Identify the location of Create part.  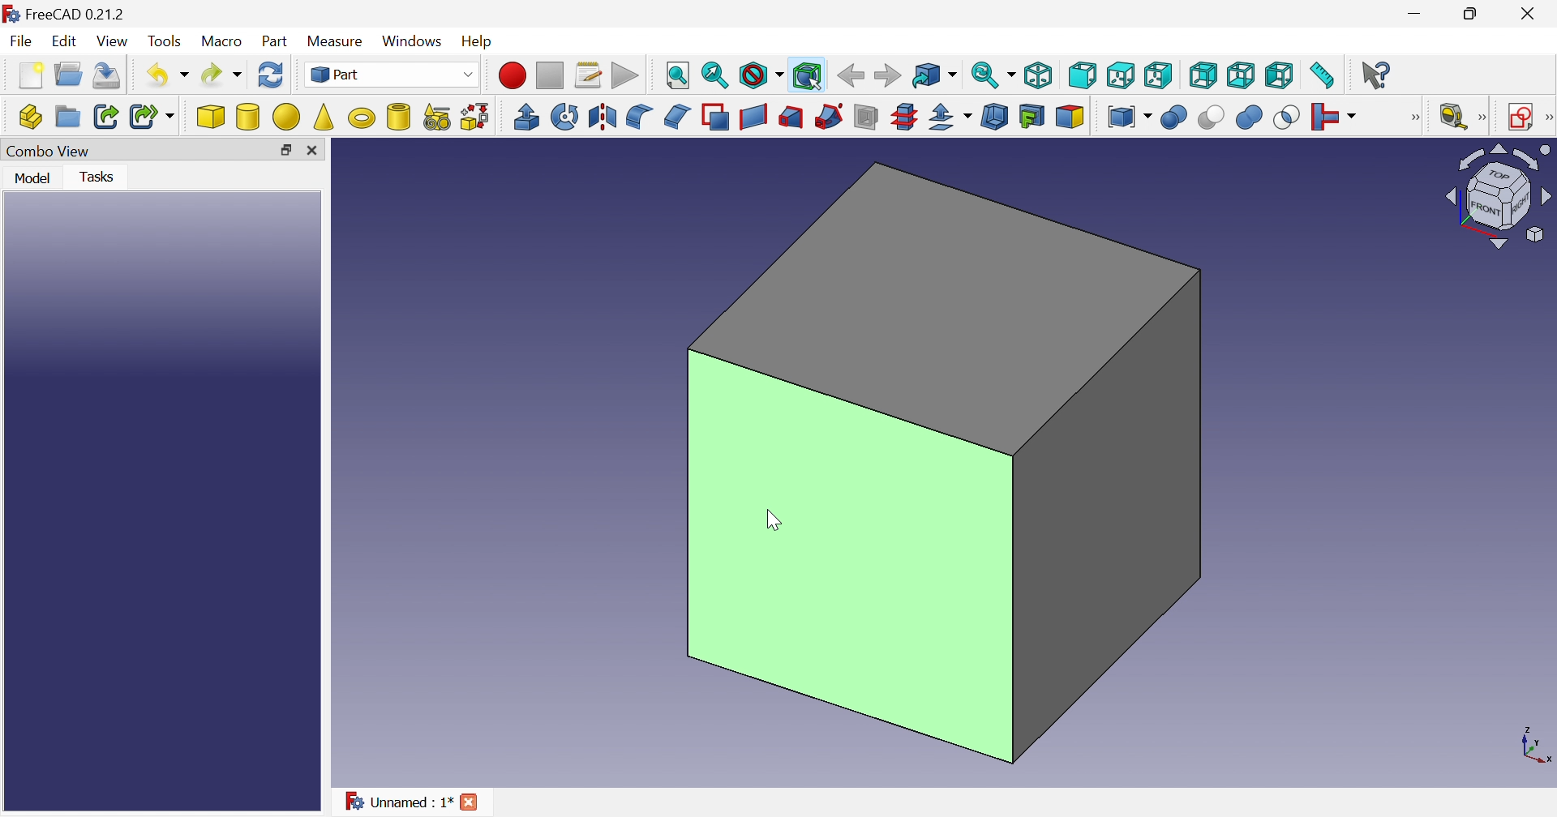
(30, 119).